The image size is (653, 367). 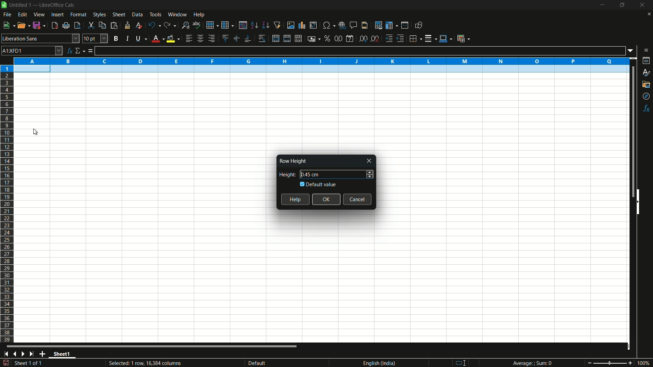 What do you see at coordinates (431, 38) in the screenshot?
I see `border style` at bounding box center [431, 38].